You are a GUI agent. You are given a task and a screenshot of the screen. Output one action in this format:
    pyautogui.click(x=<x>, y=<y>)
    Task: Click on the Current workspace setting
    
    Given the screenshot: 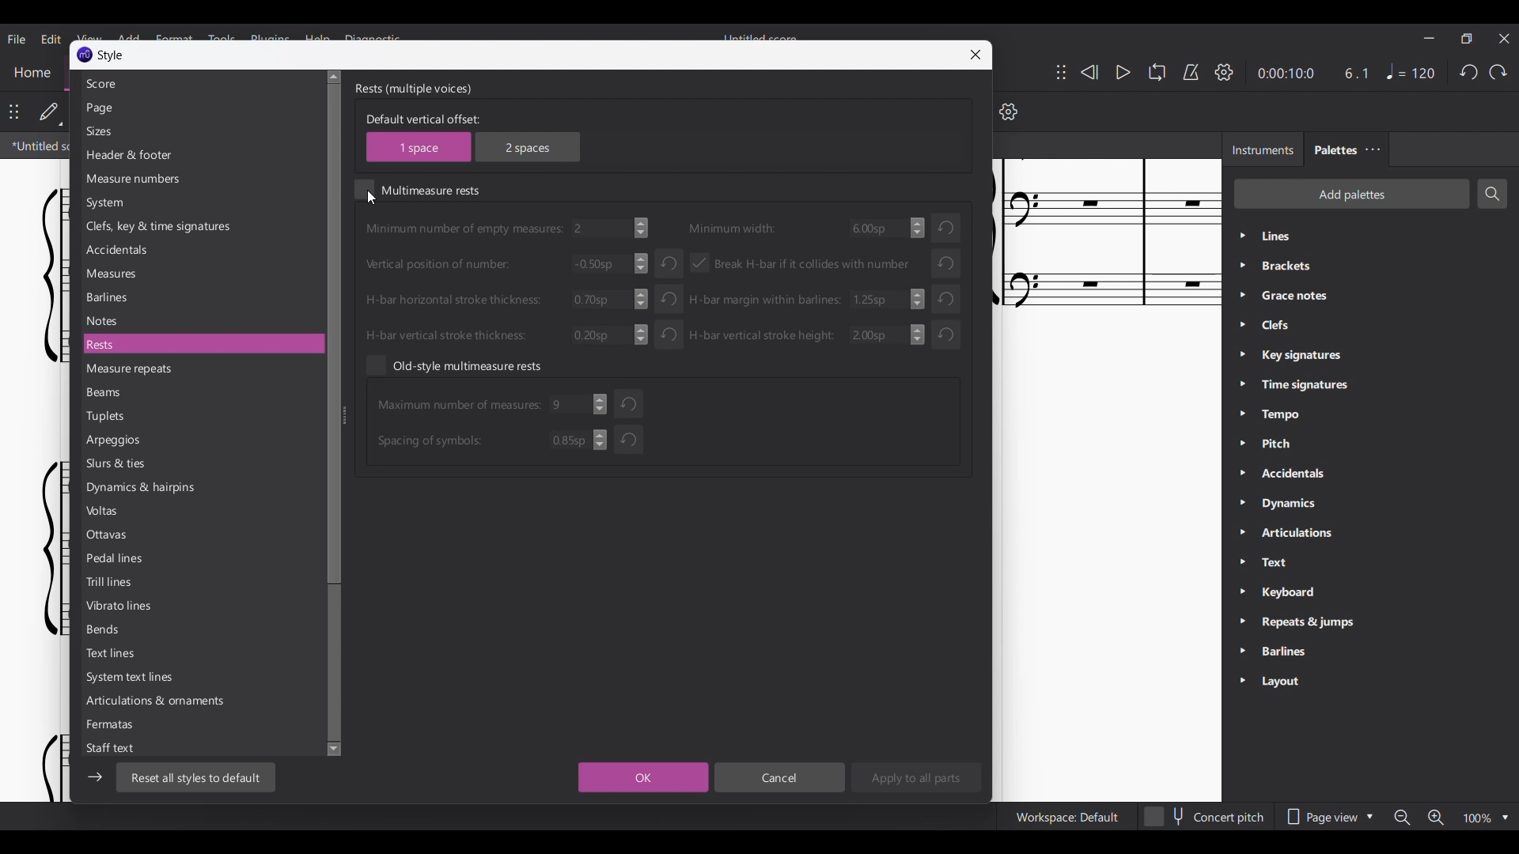 What is the action you would take?
    pyautogui.click(x=1066, y=817)
    